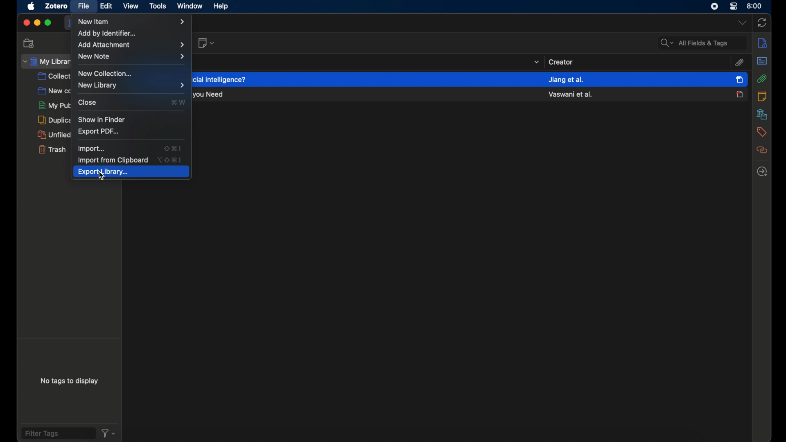 The width and height of the screenshot is (786, 442). What do you see at coordinates (761, 115) in the screenshot?
I see `libraries and collections` at bounding box center [761, 115].